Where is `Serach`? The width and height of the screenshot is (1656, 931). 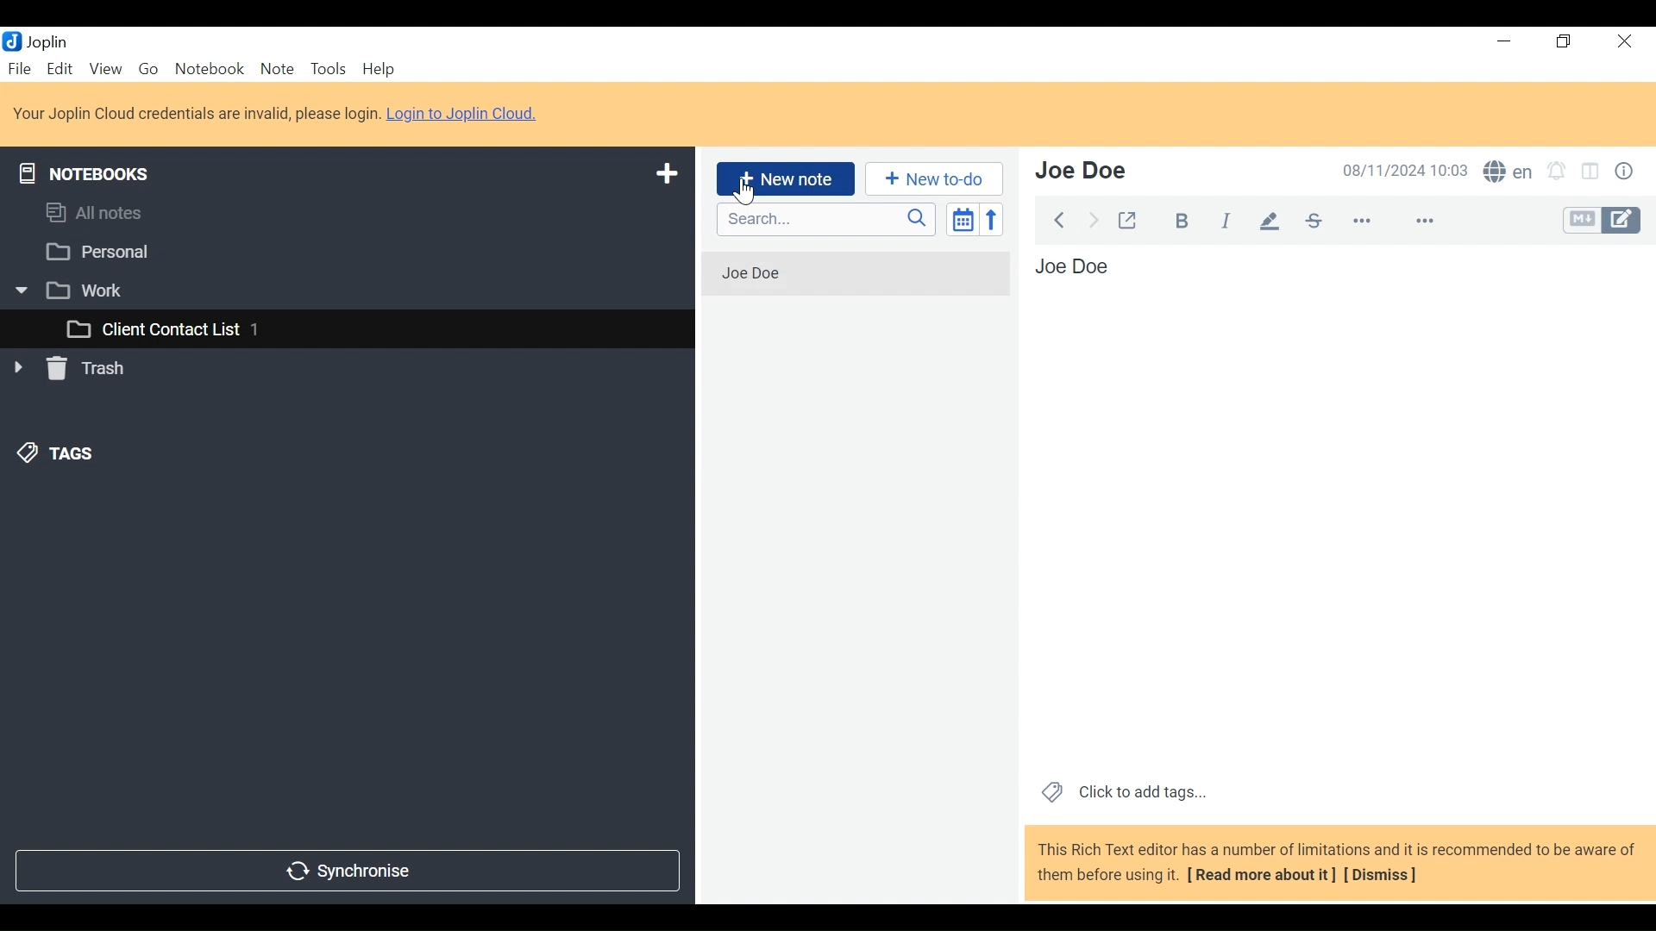 Serach is located at coordinates (826, 220).